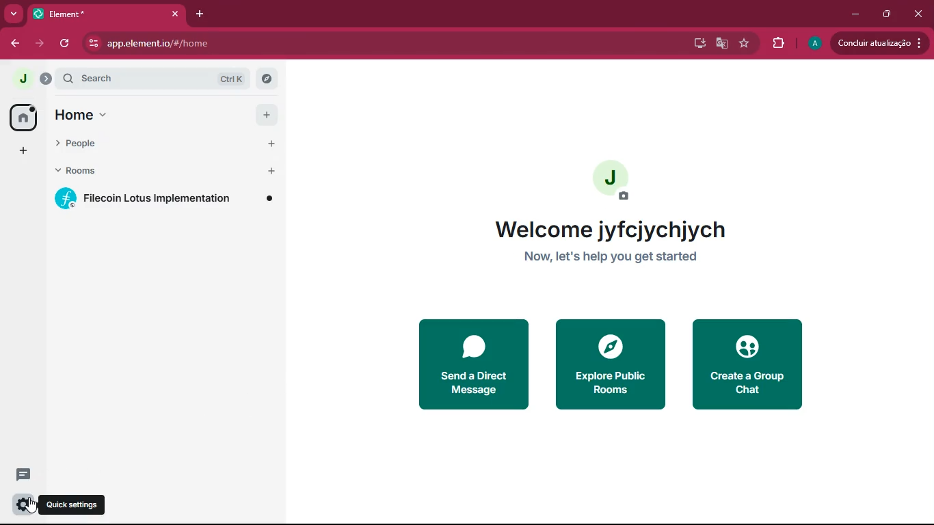 Image resolution: width=934 pixels, height=525 pixels. Describe the element at coordinates (745, 44) in the screenshot. I see `favourite` at that location.